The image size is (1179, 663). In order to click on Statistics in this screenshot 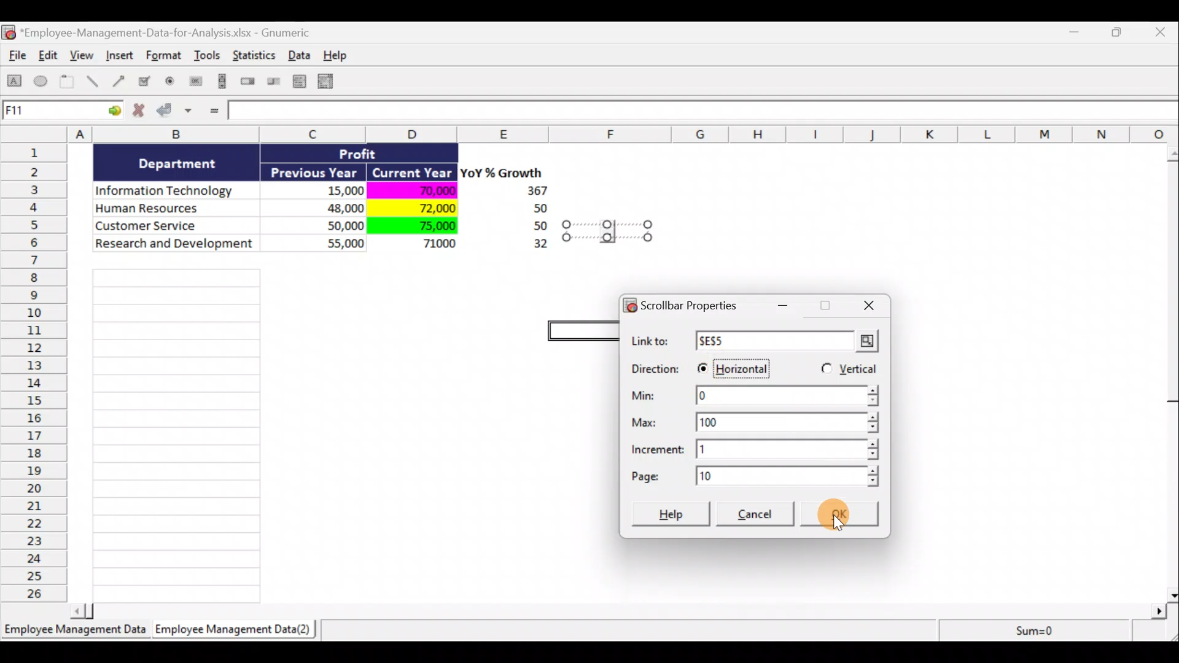, I will do `click(255, 59)`.